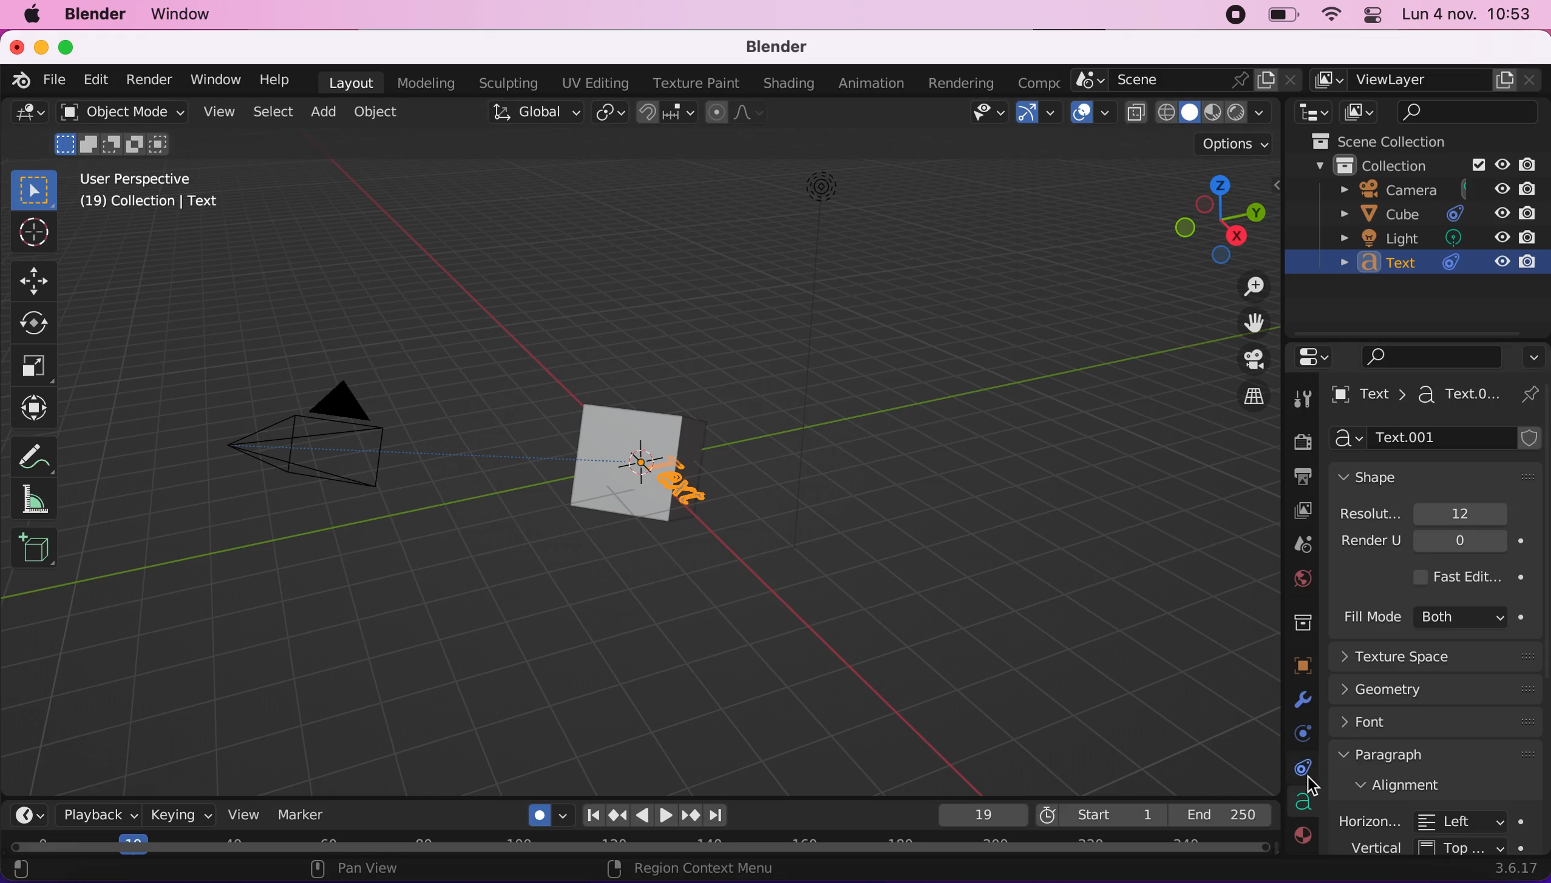 The image size is (1551, 883). Describe the element at coordinates (302, 815) in the screenshot. I see `marker` at that location.